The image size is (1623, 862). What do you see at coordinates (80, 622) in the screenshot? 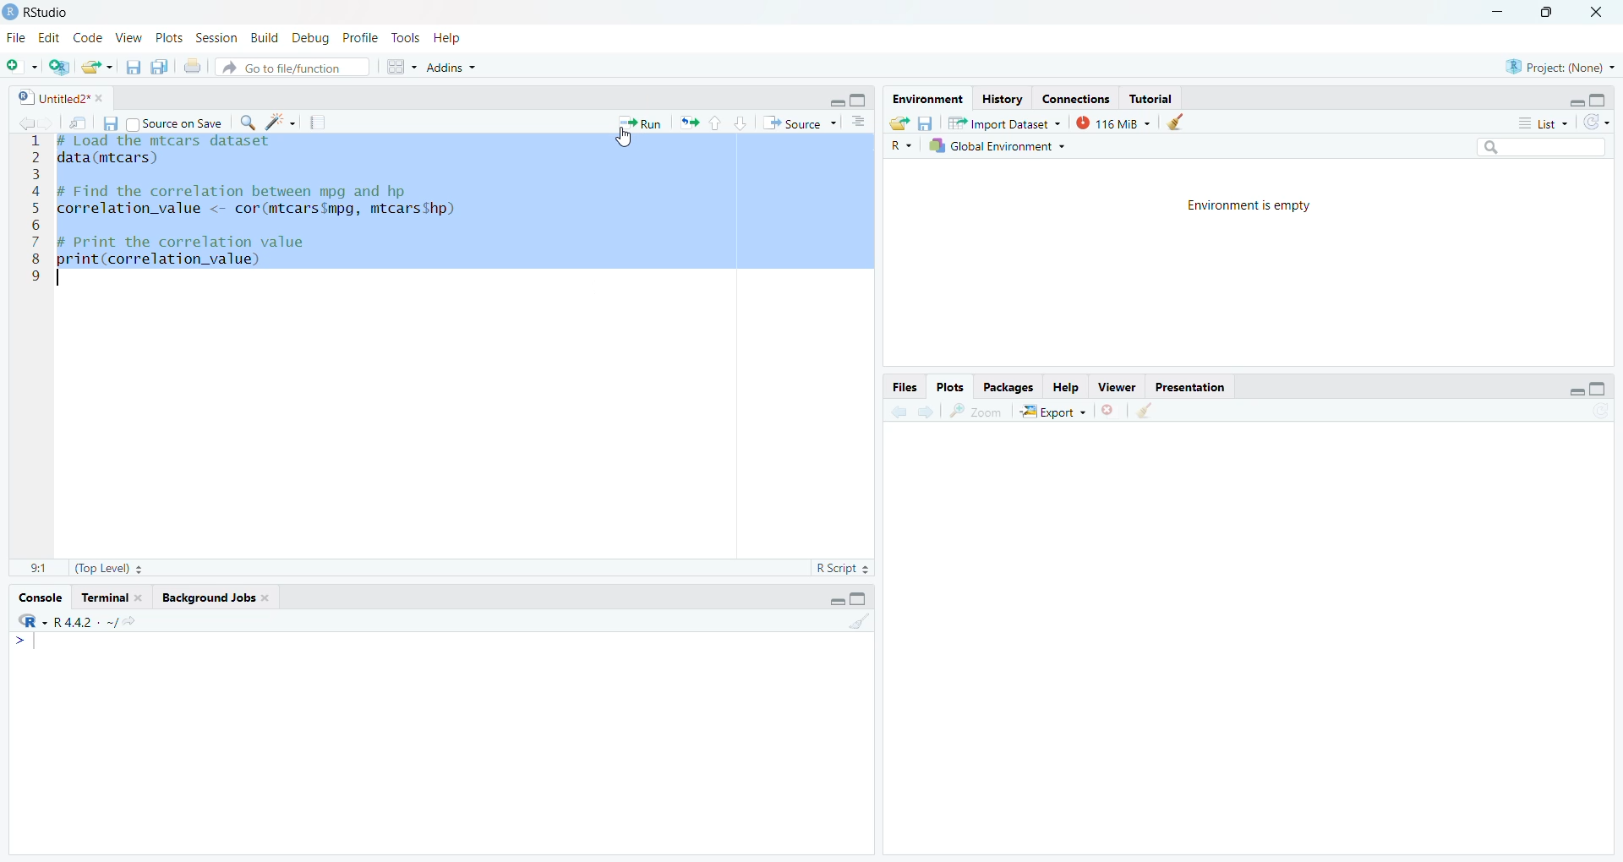
I see `R.4.4.2~/` at bounding box center [80, 622].